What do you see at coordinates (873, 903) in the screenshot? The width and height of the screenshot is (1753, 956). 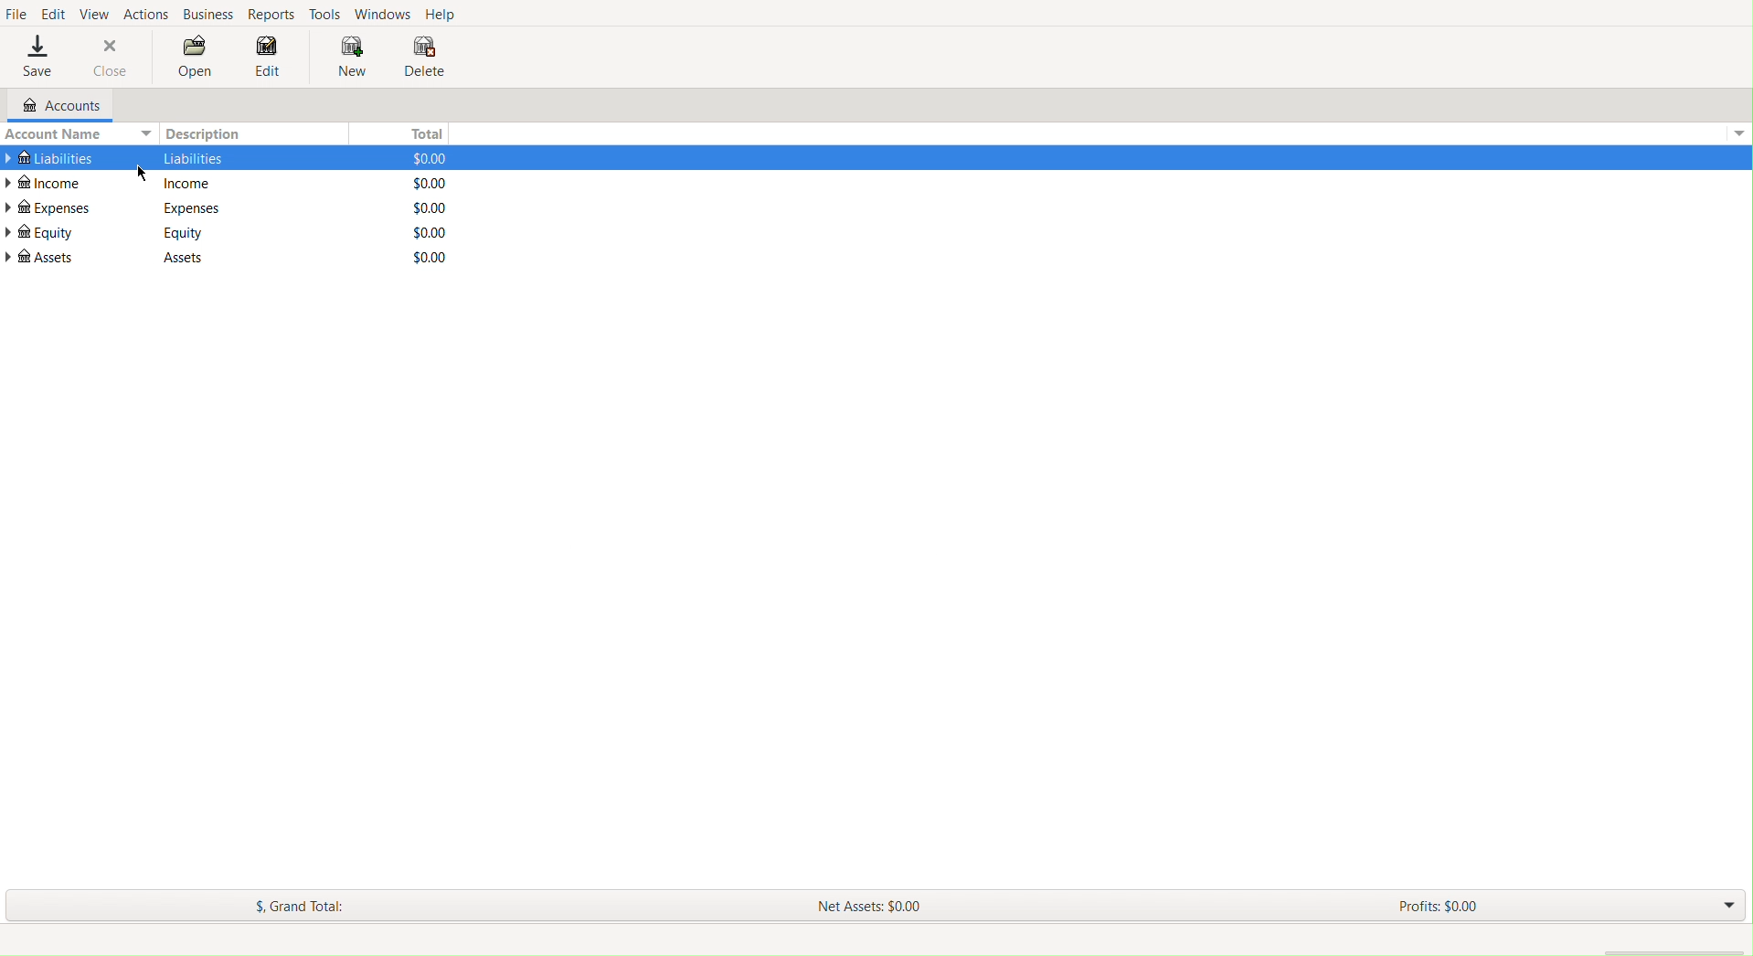 I see `Net Assets` at bounding box center [873, 903].